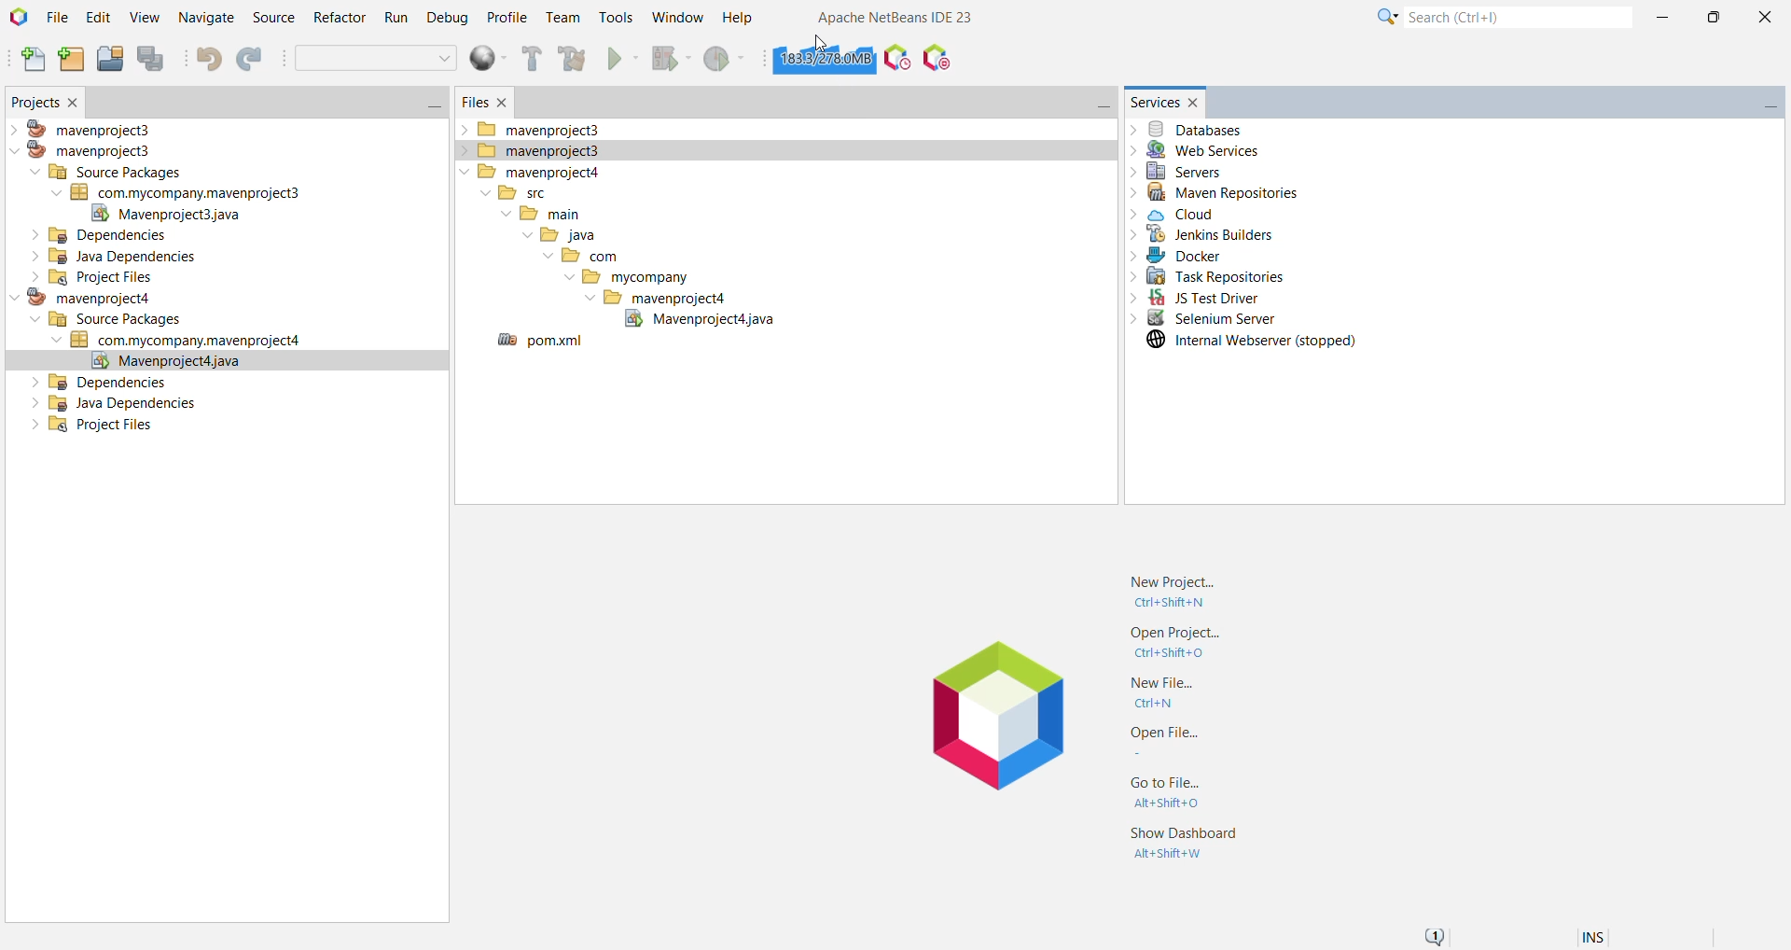 The image size is (1791, 950). Describe the element at coordinates (1764, 16) in the screenshot. I see `Close` at that location.